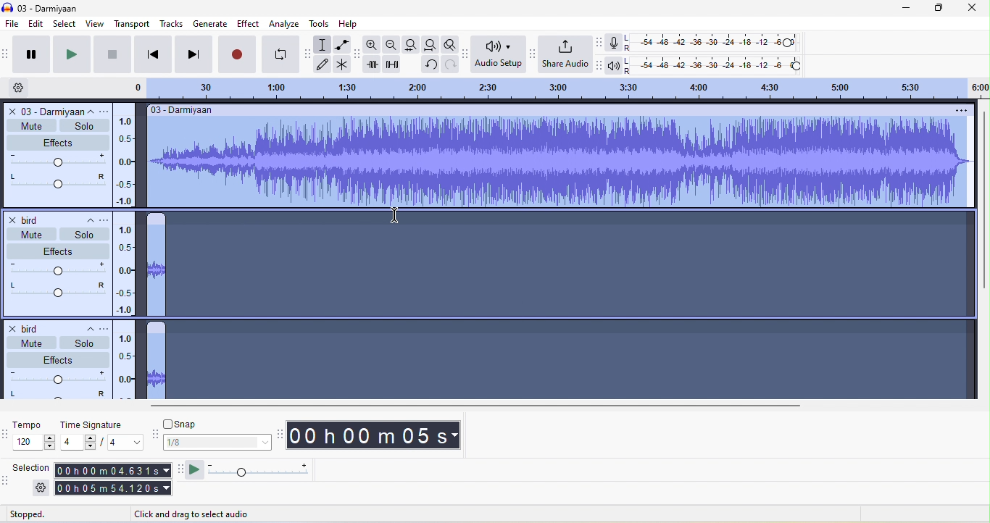 The height and width of the screenshot is (523, 990). Describe the element at coordinates (281, 433) in the screenshot. I see `audacity time toolbar` at that location.